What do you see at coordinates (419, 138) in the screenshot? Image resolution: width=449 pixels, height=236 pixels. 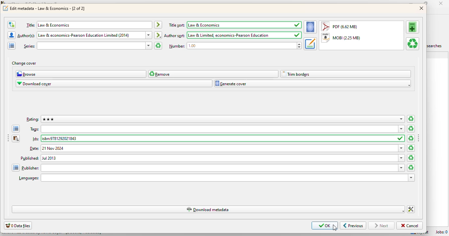 I see `toggle sidebar` at bounding box center [419, 138].